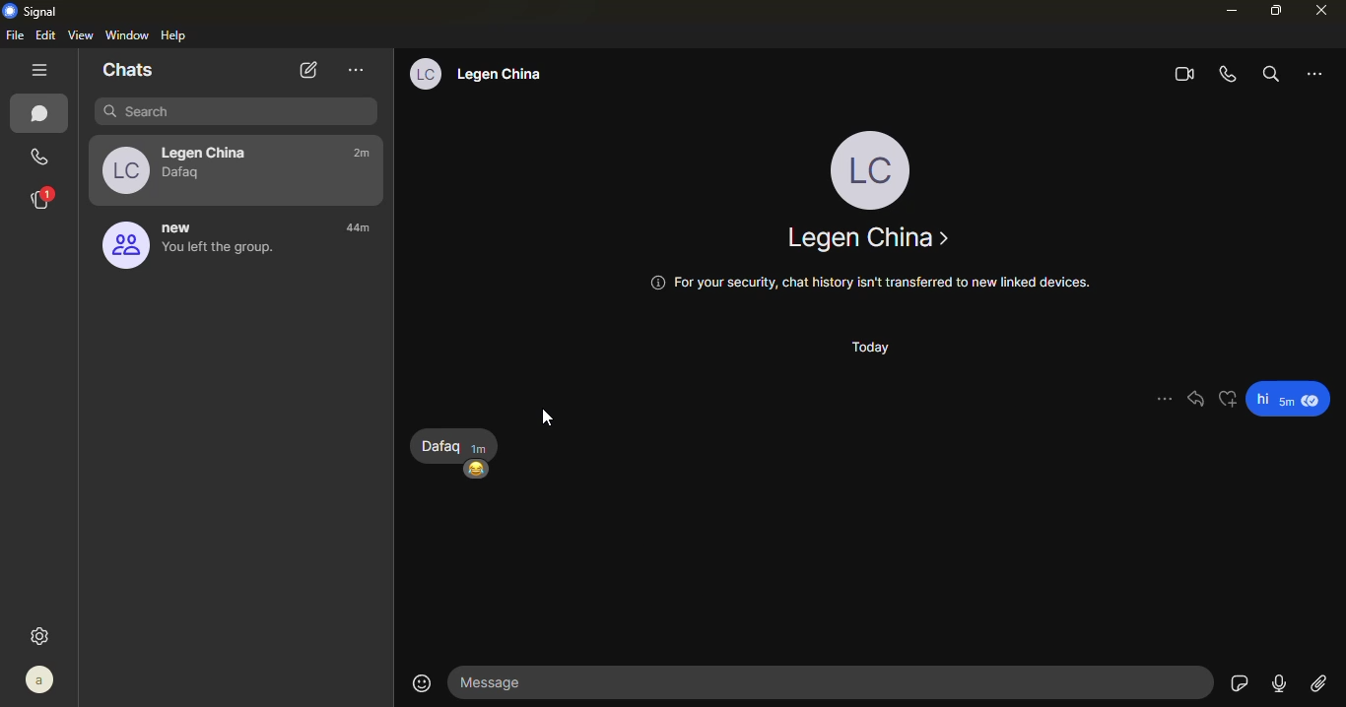 This screenshot has width=1346, height=707. What do you see at coordinates (1227, 395) in the screenshot?
I see `react` at bounding box center [1227, 395].